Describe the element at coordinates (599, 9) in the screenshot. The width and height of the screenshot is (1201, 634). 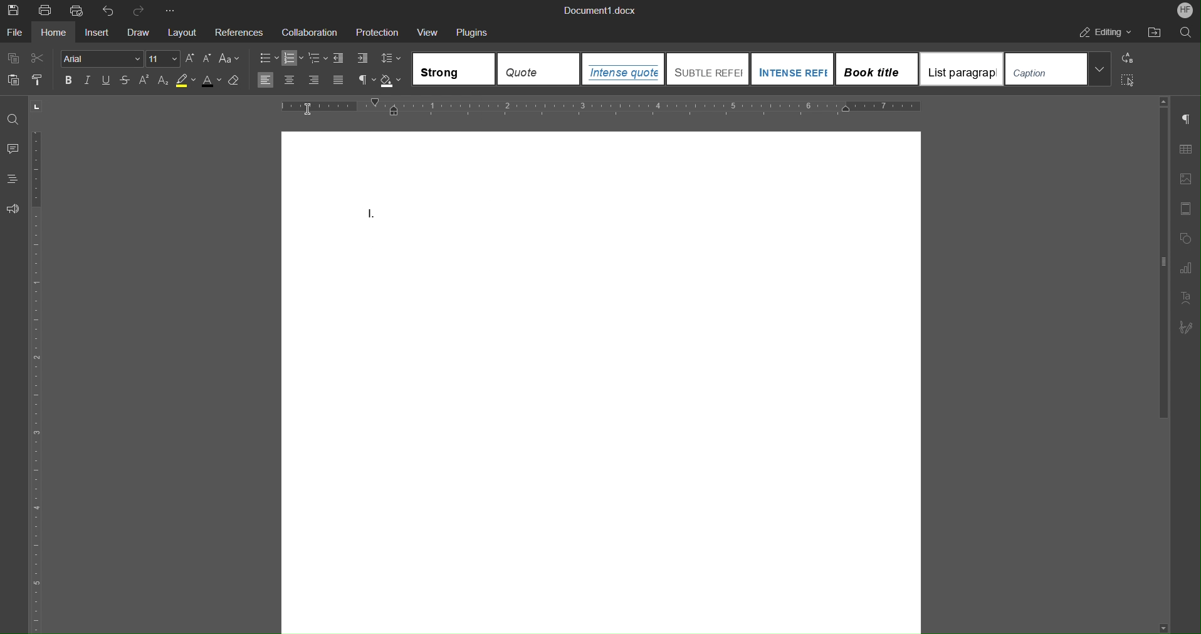
I see `Document Title` at that location.